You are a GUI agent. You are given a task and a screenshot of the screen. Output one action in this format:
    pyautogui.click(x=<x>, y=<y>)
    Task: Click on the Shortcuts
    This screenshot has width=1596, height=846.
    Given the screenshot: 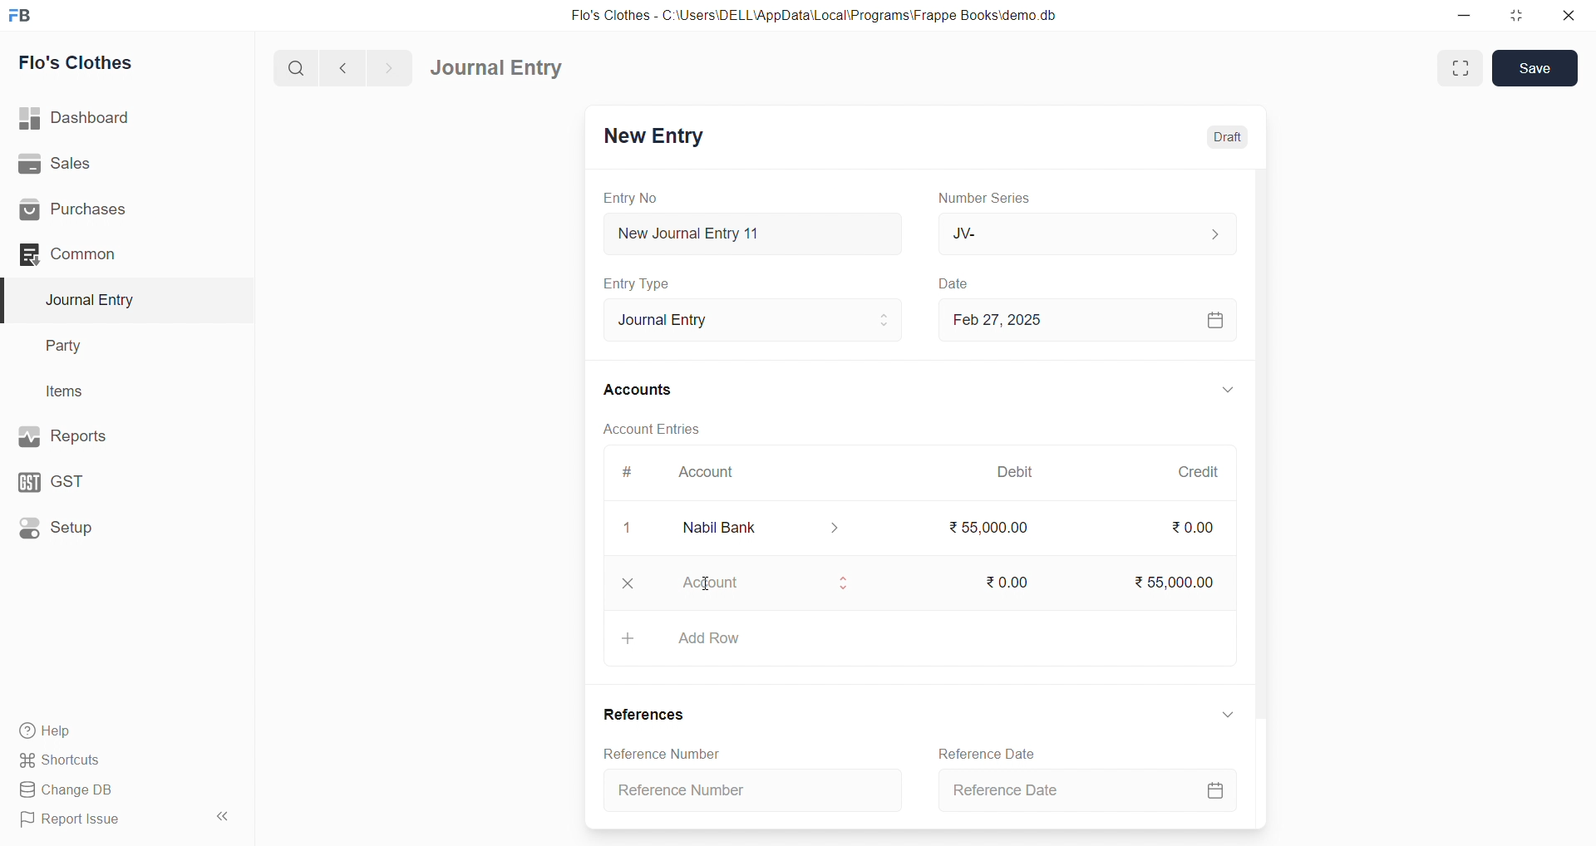 What is the action you would take?
    pyautogui.click(x=101, y=761)
    